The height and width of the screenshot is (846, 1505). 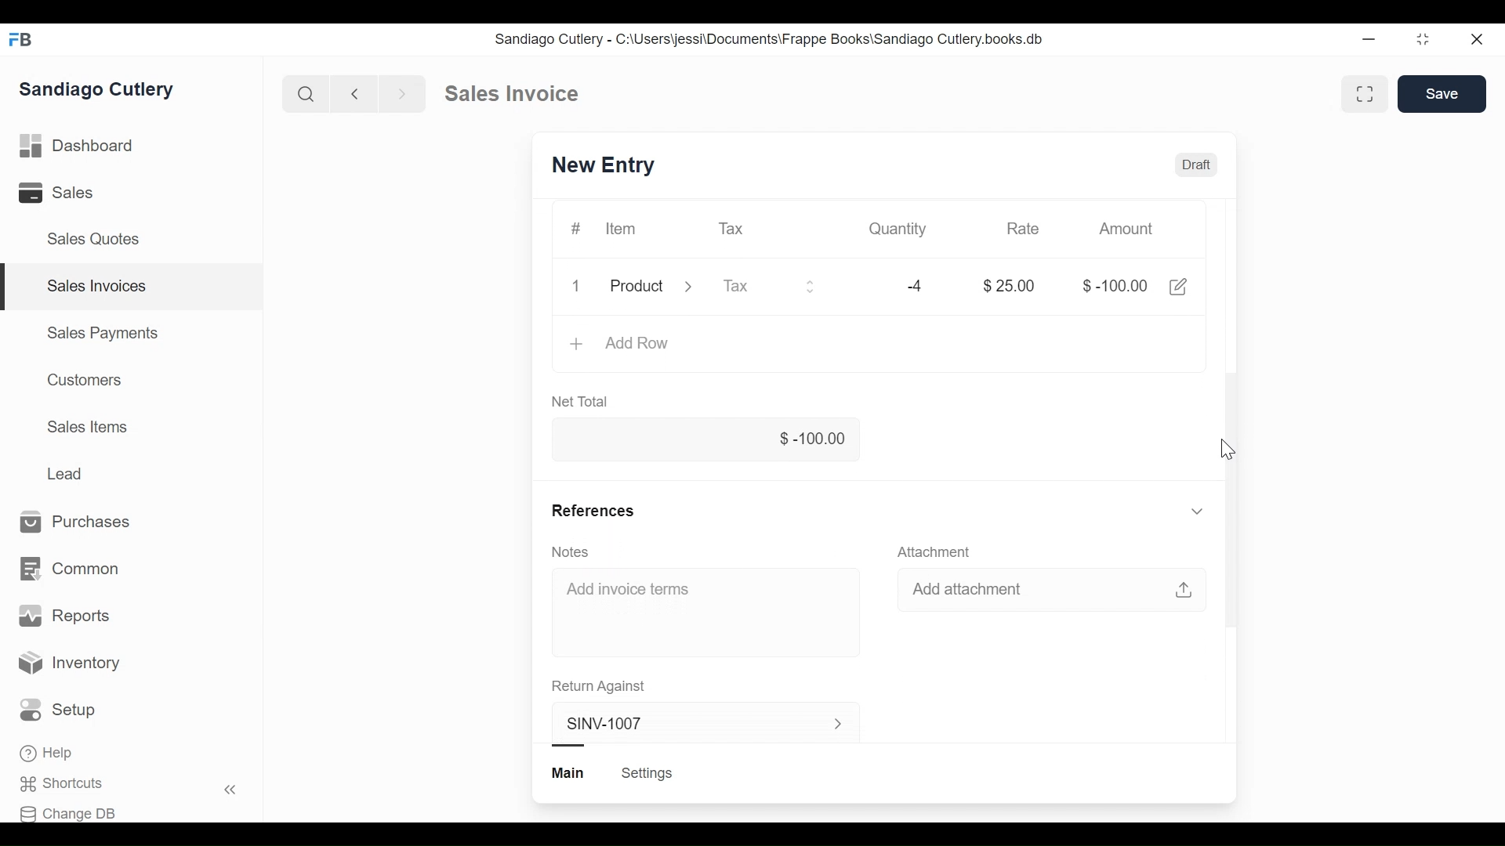 What do you see at coordinates (66, 472) in the screenshot?
I see `Lead` at bounding box center [66, 472].